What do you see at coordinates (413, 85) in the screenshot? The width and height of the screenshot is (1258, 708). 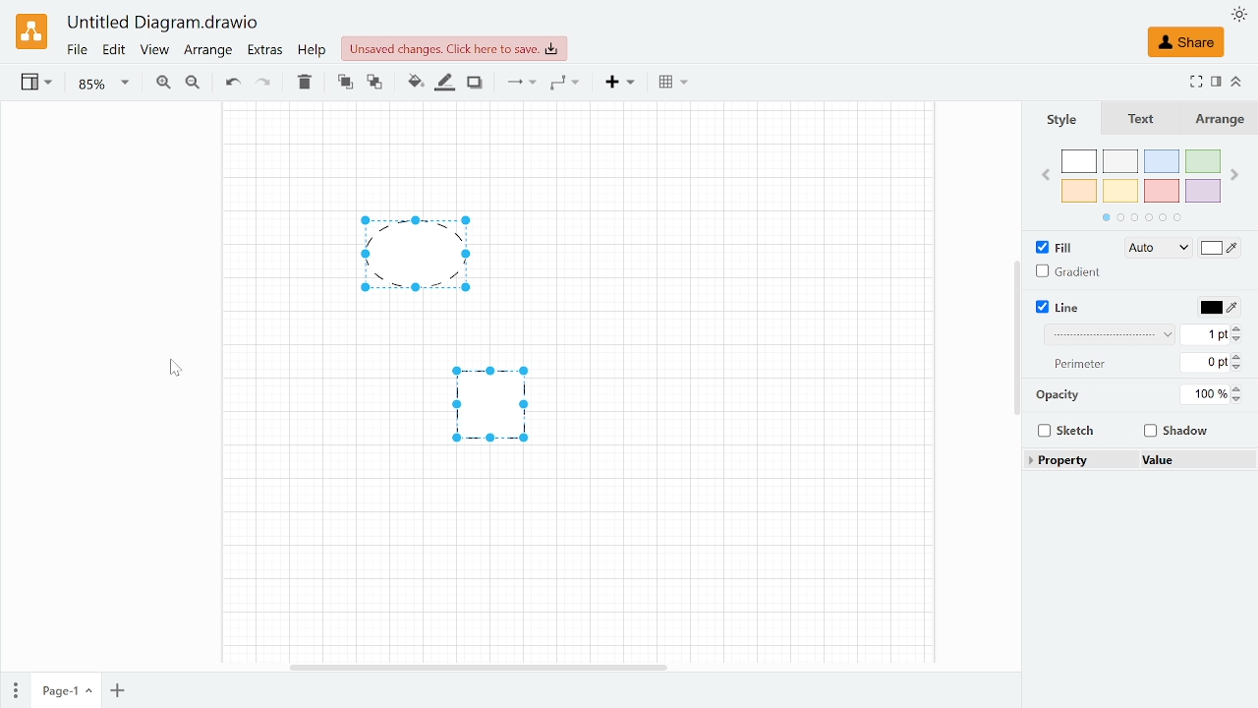 I see `Fill color` at bounding box center [413, 85].